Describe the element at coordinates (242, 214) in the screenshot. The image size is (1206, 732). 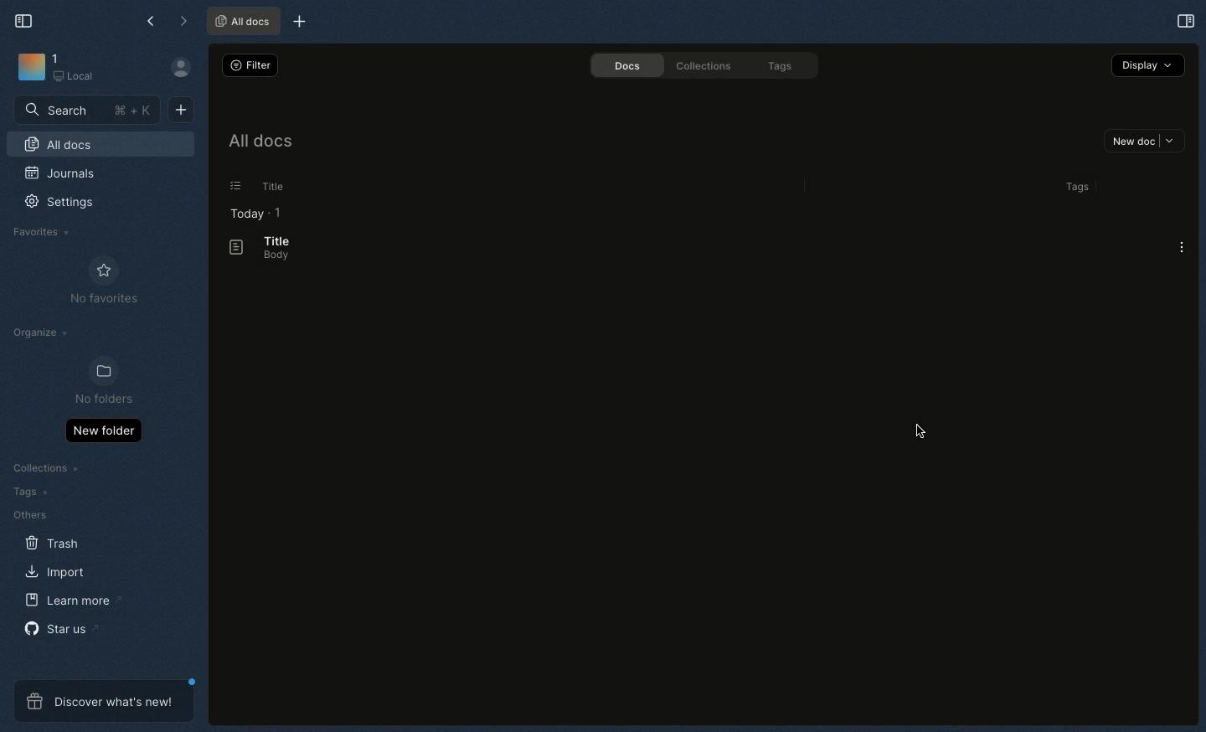
I see `Today` at that location.